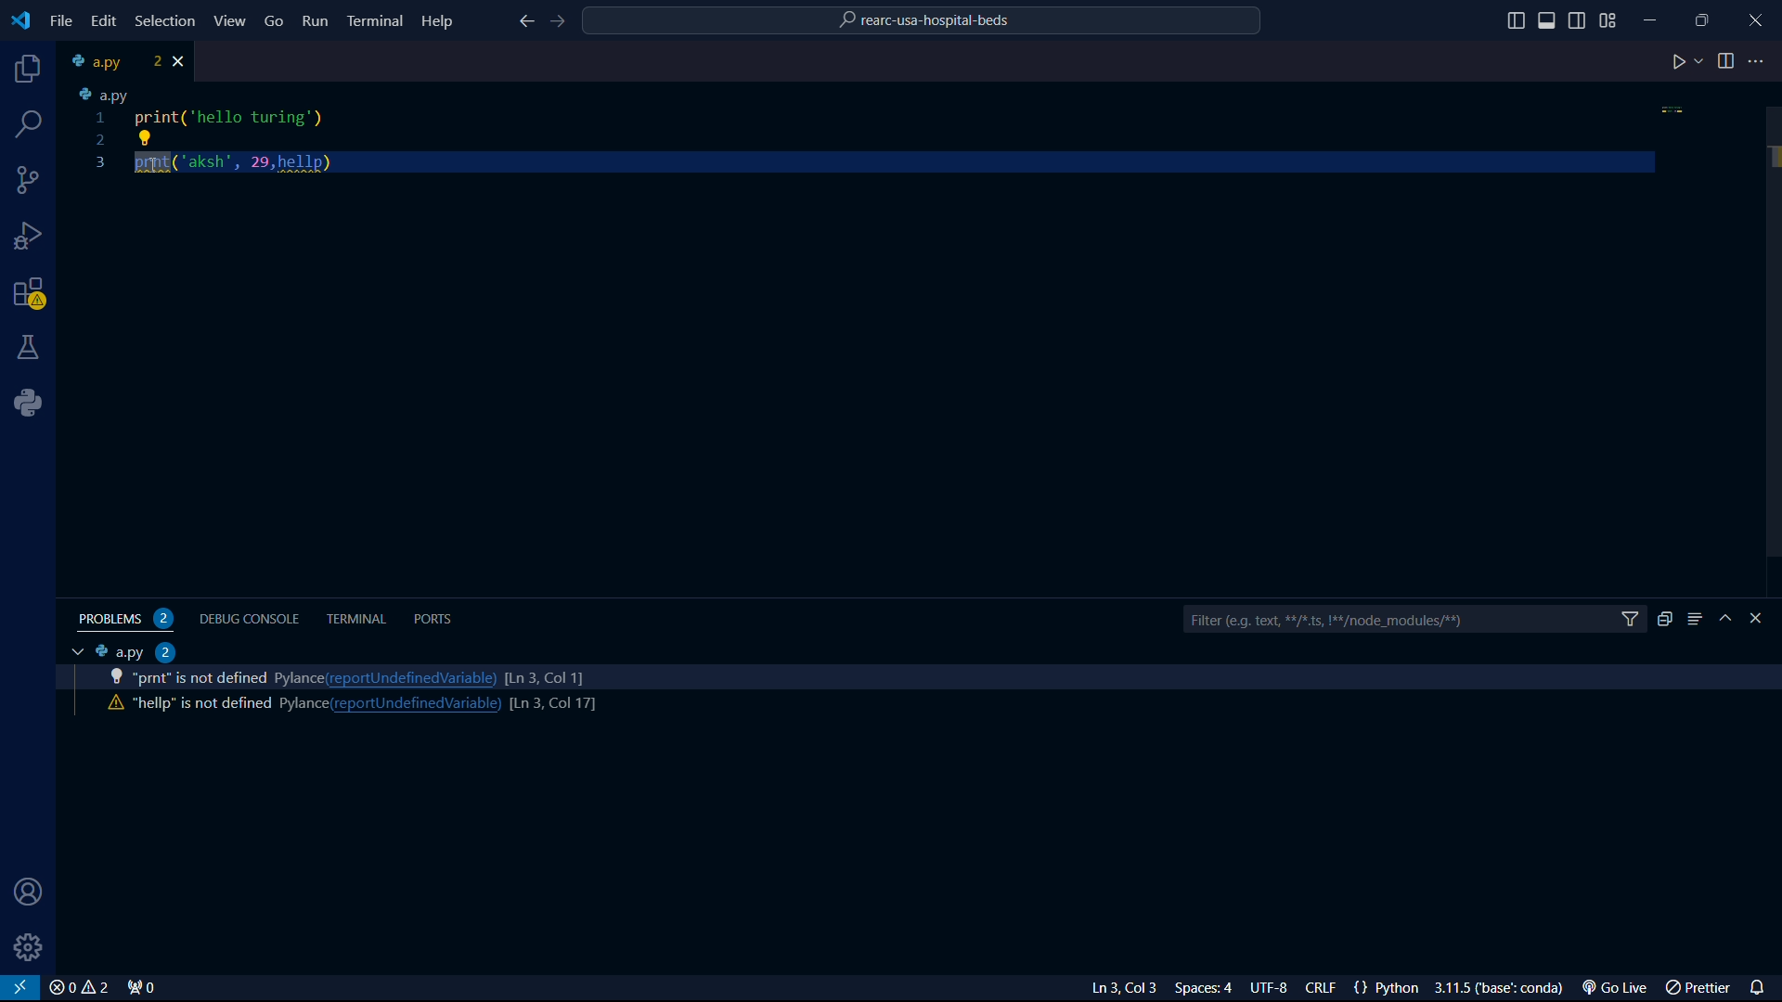 The height and width of the screenshot is (1002, 1782). I want to click on Go, so click(275, 19).